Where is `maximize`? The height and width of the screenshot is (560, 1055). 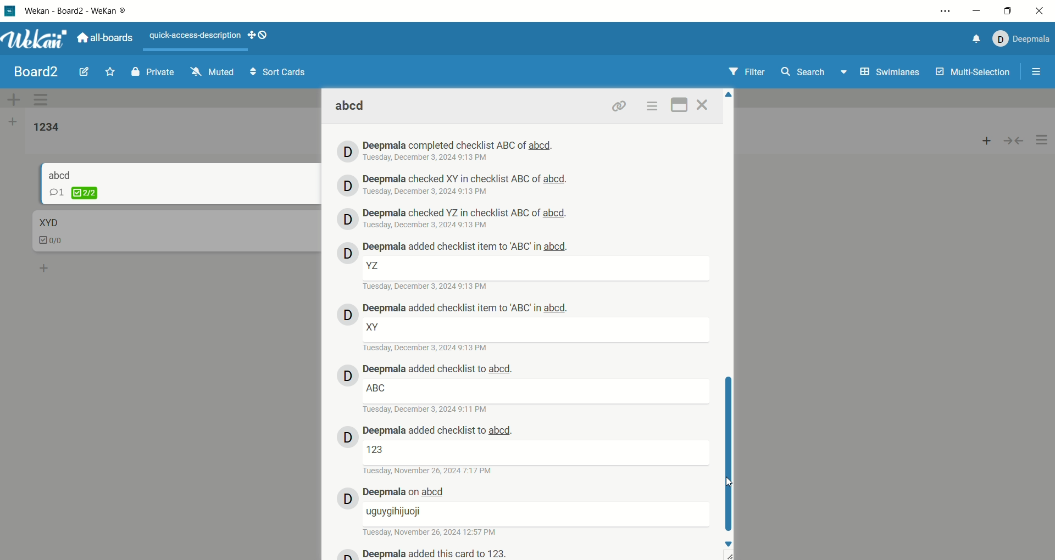
maximize is located at coordinates (1008, 12).